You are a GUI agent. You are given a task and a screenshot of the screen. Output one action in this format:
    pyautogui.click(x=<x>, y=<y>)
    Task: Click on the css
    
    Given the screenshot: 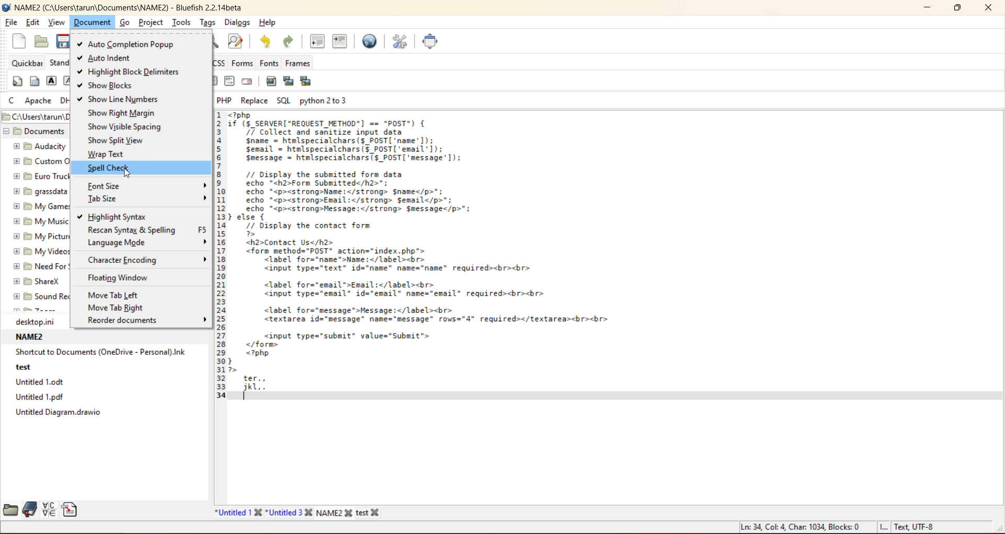 What is the action you would take?
    pyautogui.click(x=222, y=63)
    